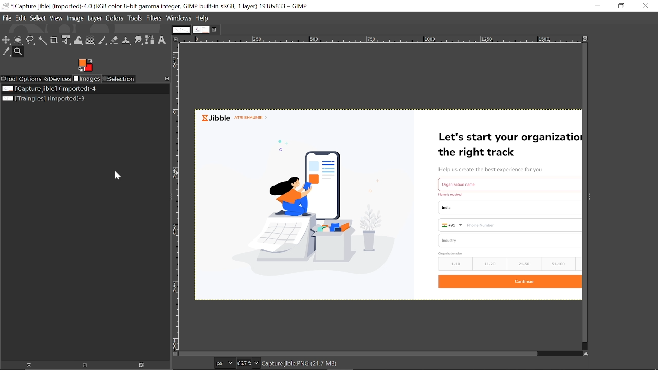 Image resolution: width=658 pixels, height=370 pixels. I want to click on Horizontal ruler, so click(380, 39).